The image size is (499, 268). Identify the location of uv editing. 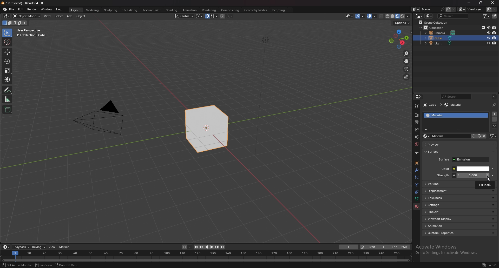
(129, 10).